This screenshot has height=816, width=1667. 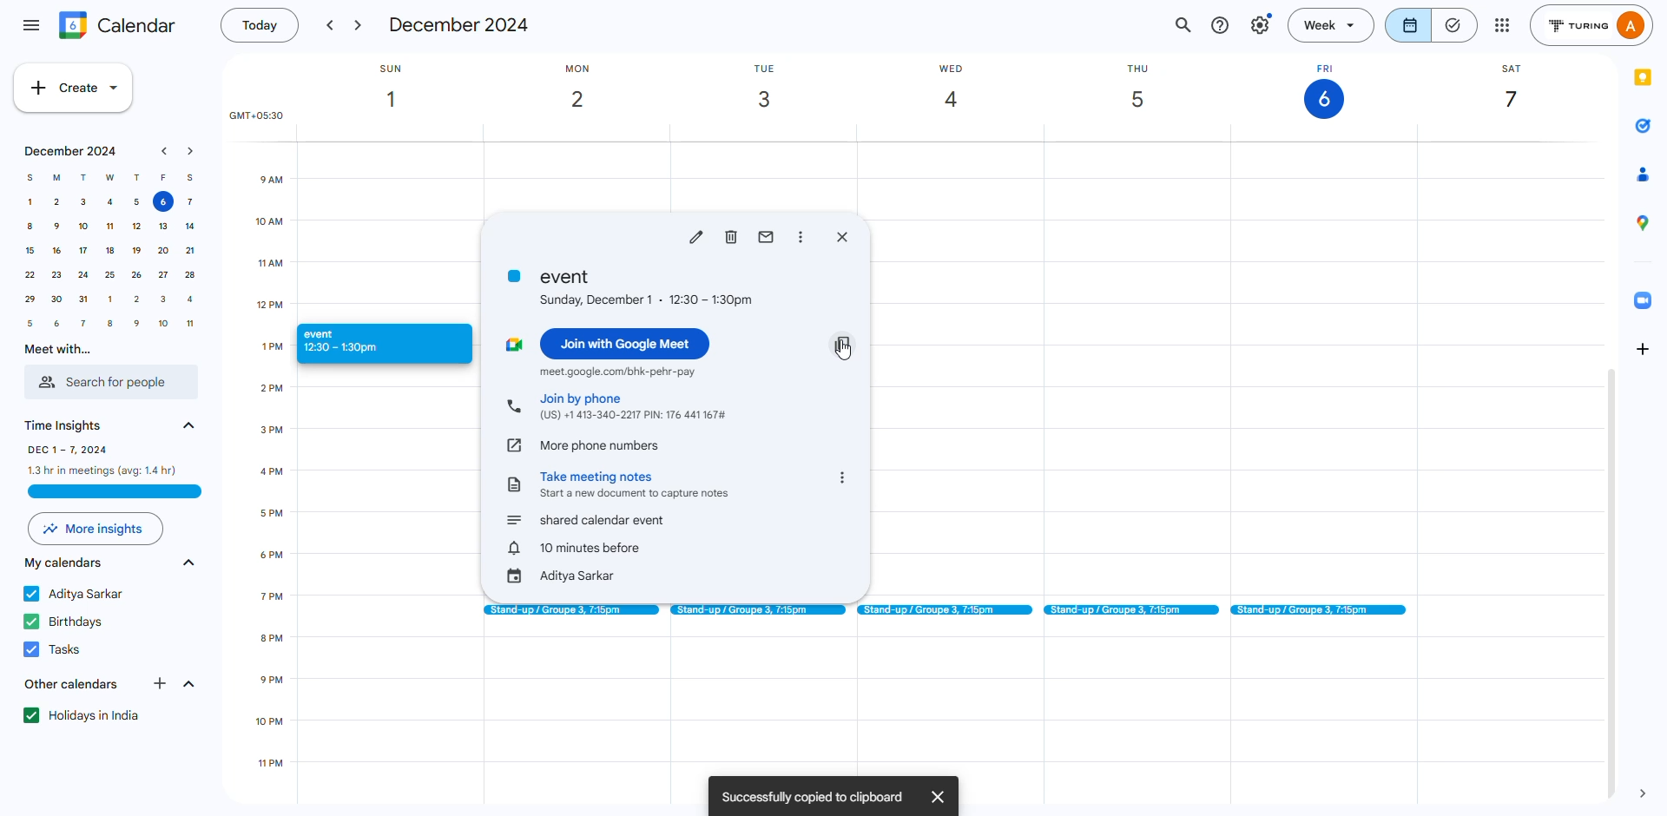 What do you see at coordinates (767, 236) in the screenshot?
I see `mail` at bounding box center [767, 236].